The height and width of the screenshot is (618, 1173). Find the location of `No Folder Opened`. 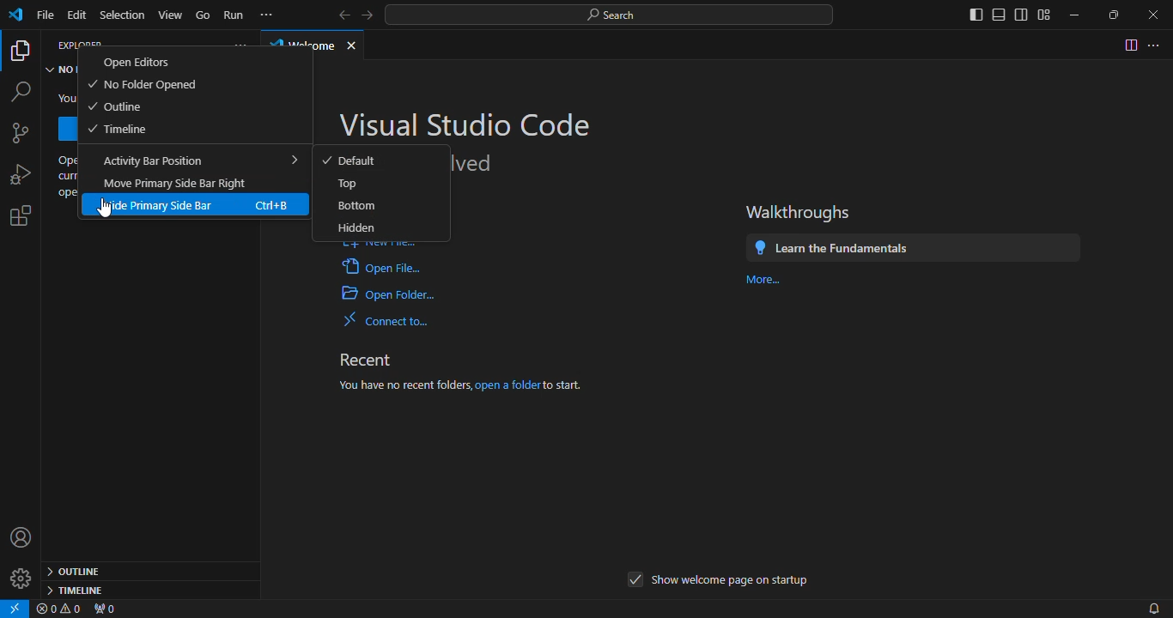

No Folder Opened is located at coordinates (141, 85).